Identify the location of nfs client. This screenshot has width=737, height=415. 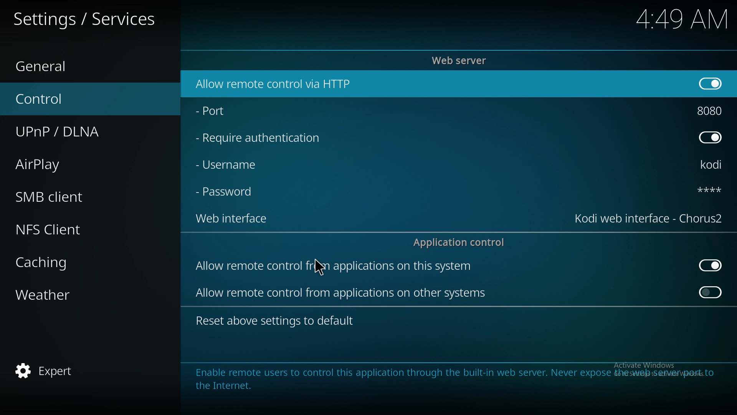
(61, 227).